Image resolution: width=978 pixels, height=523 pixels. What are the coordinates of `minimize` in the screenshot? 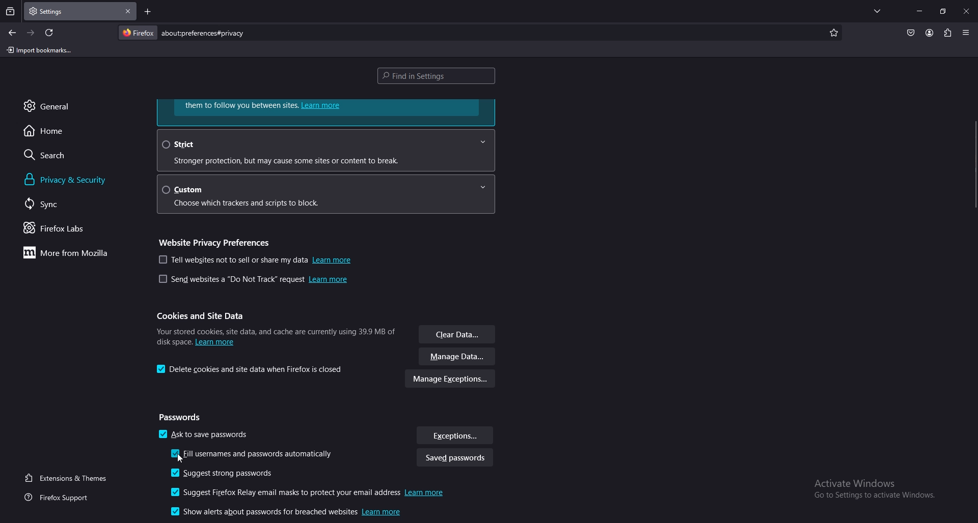 It's located at (920, 11).